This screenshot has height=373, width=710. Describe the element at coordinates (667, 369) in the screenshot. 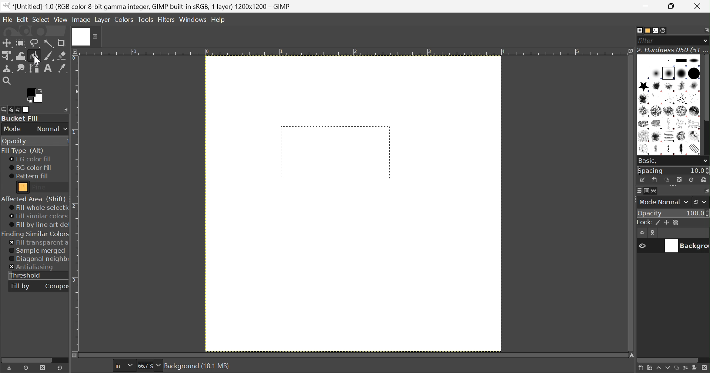

I see `Lower this layer one step` at that location.